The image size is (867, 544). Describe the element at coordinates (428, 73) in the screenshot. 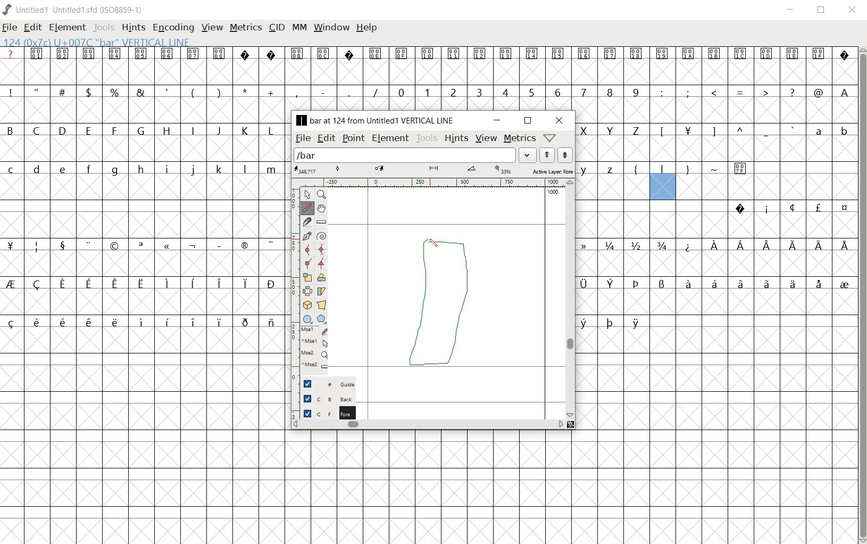

I see `empty cells` at that location.